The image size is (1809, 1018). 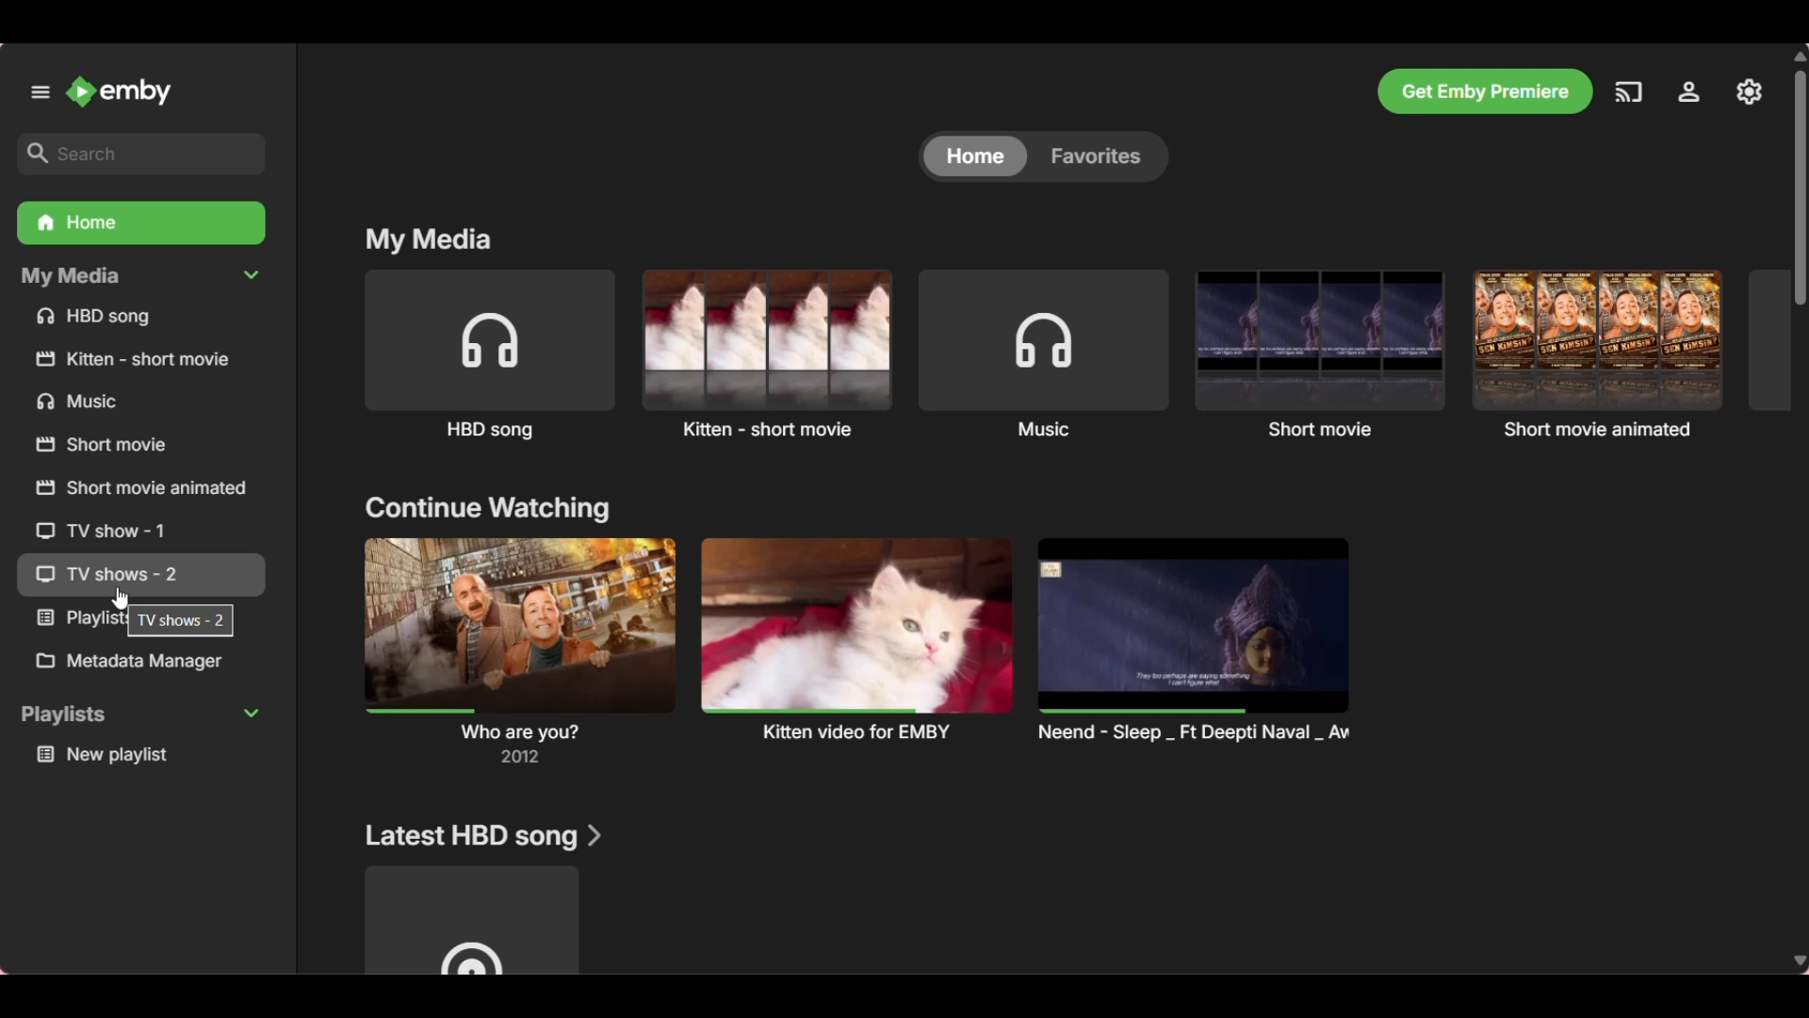 I want to click on Quick slide to top, so click(x=1800, y=57).